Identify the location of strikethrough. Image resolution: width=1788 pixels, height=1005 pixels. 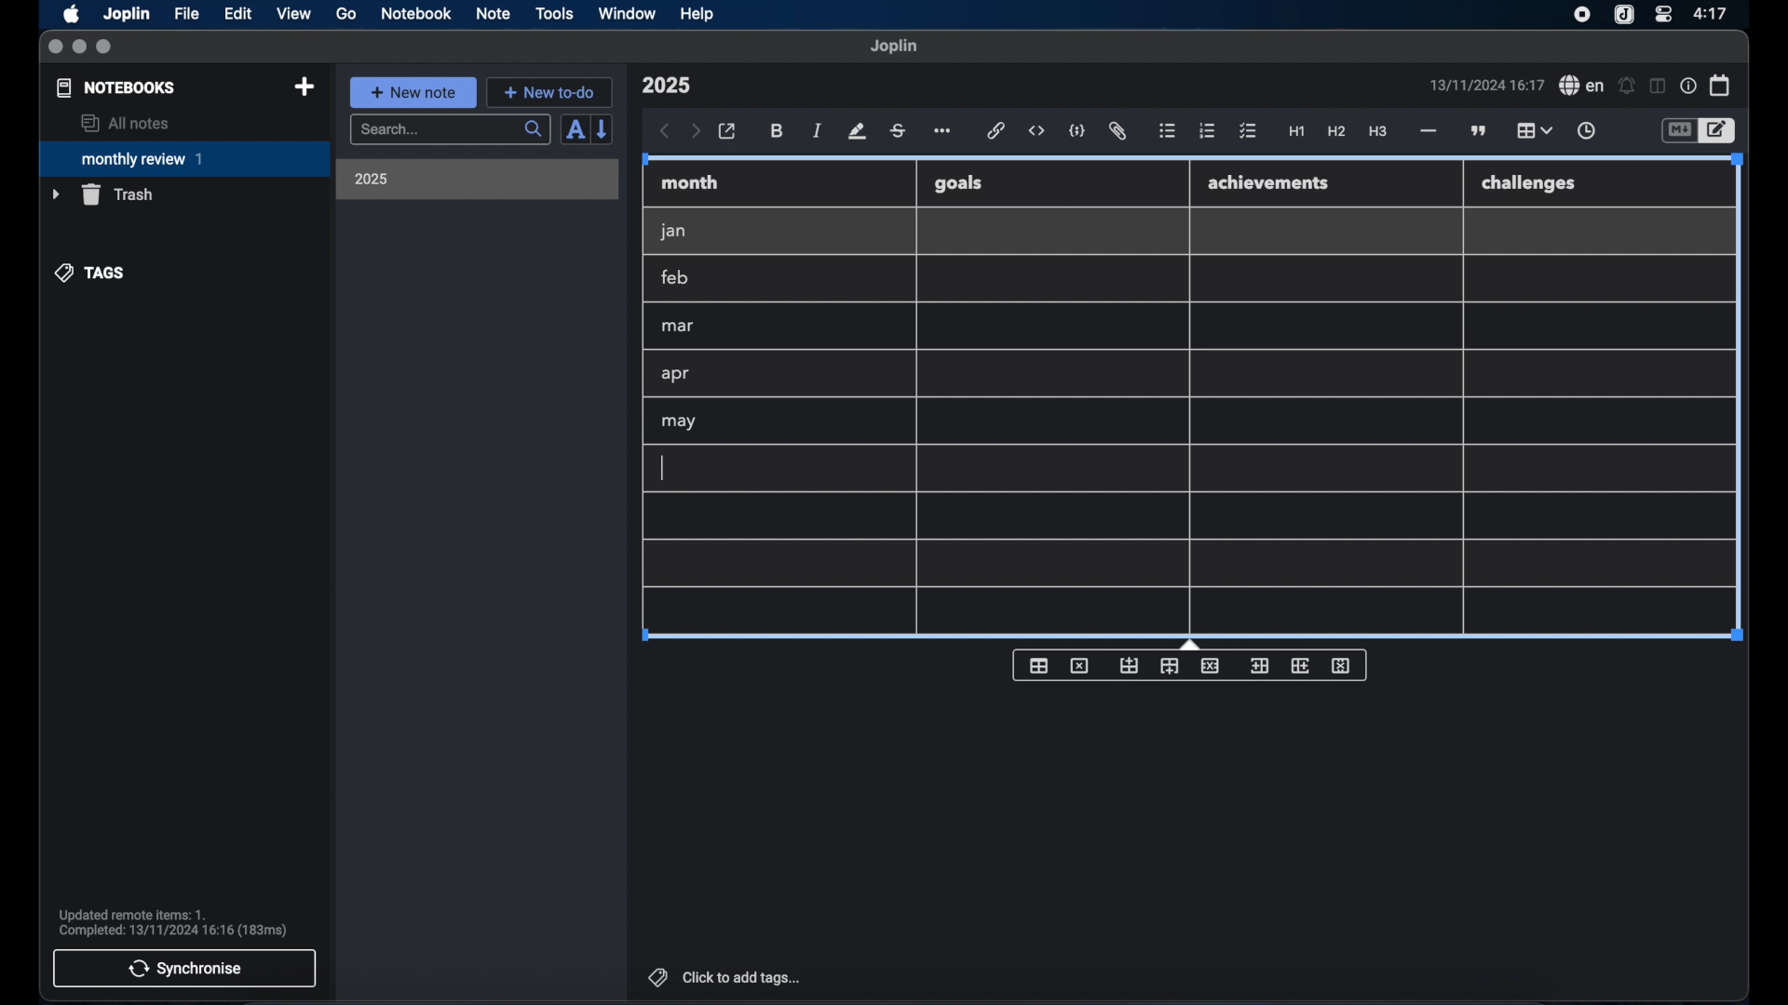
(897, 131).